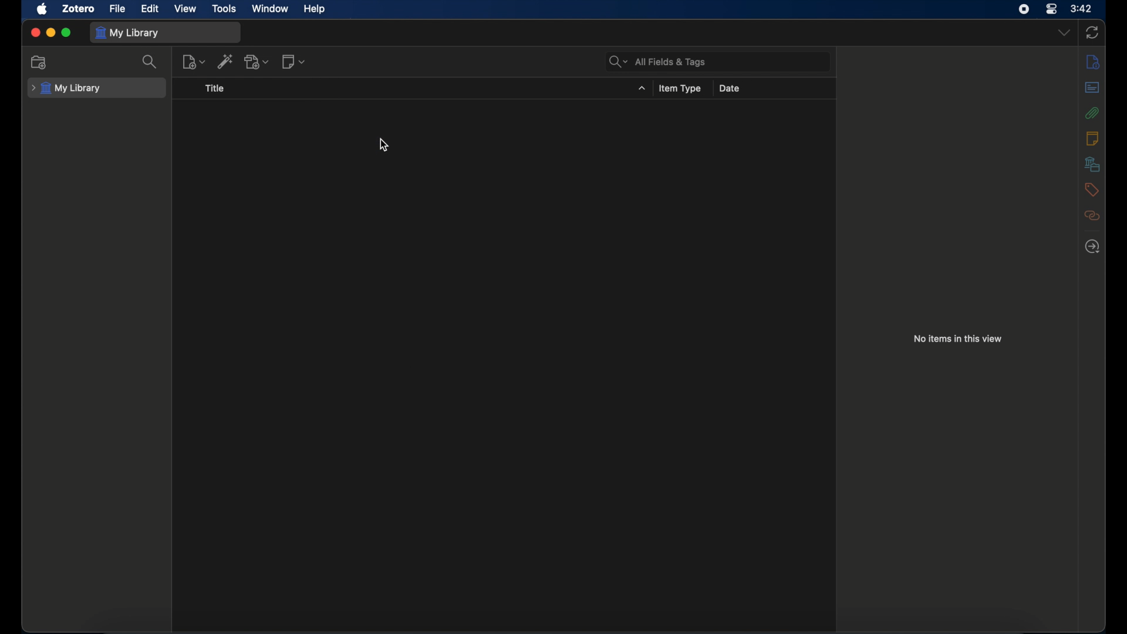 This screenshot has height=634, width=1127. I want to click on file, so click(117, 9).